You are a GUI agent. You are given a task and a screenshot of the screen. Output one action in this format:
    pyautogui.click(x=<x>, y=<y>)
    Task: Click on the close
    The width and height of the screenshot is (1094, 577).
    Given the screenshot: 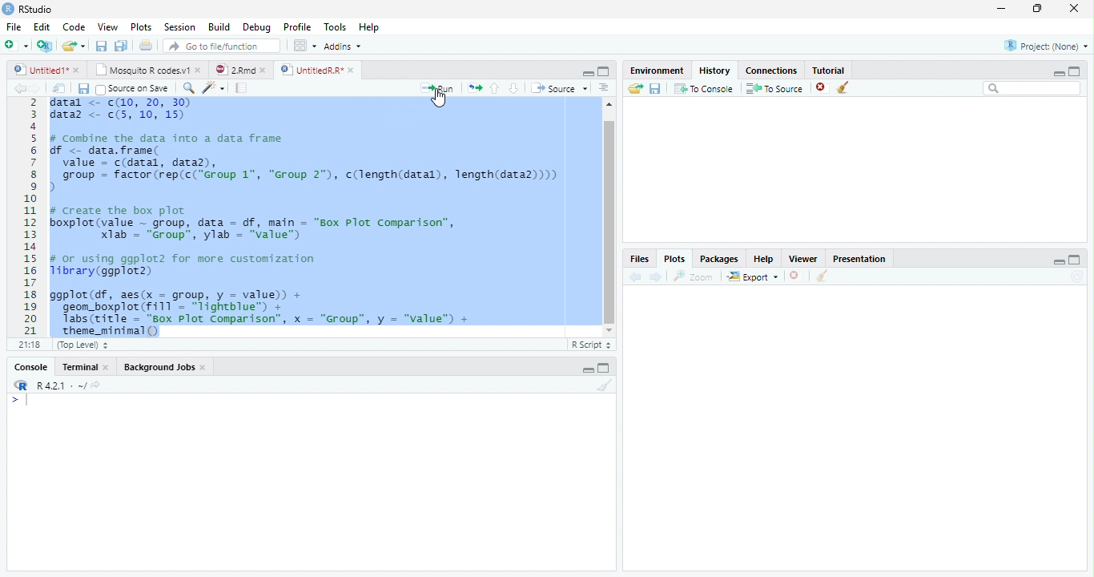 What is the action you would take?
    pyautogui.click(x=199, y=70)
    